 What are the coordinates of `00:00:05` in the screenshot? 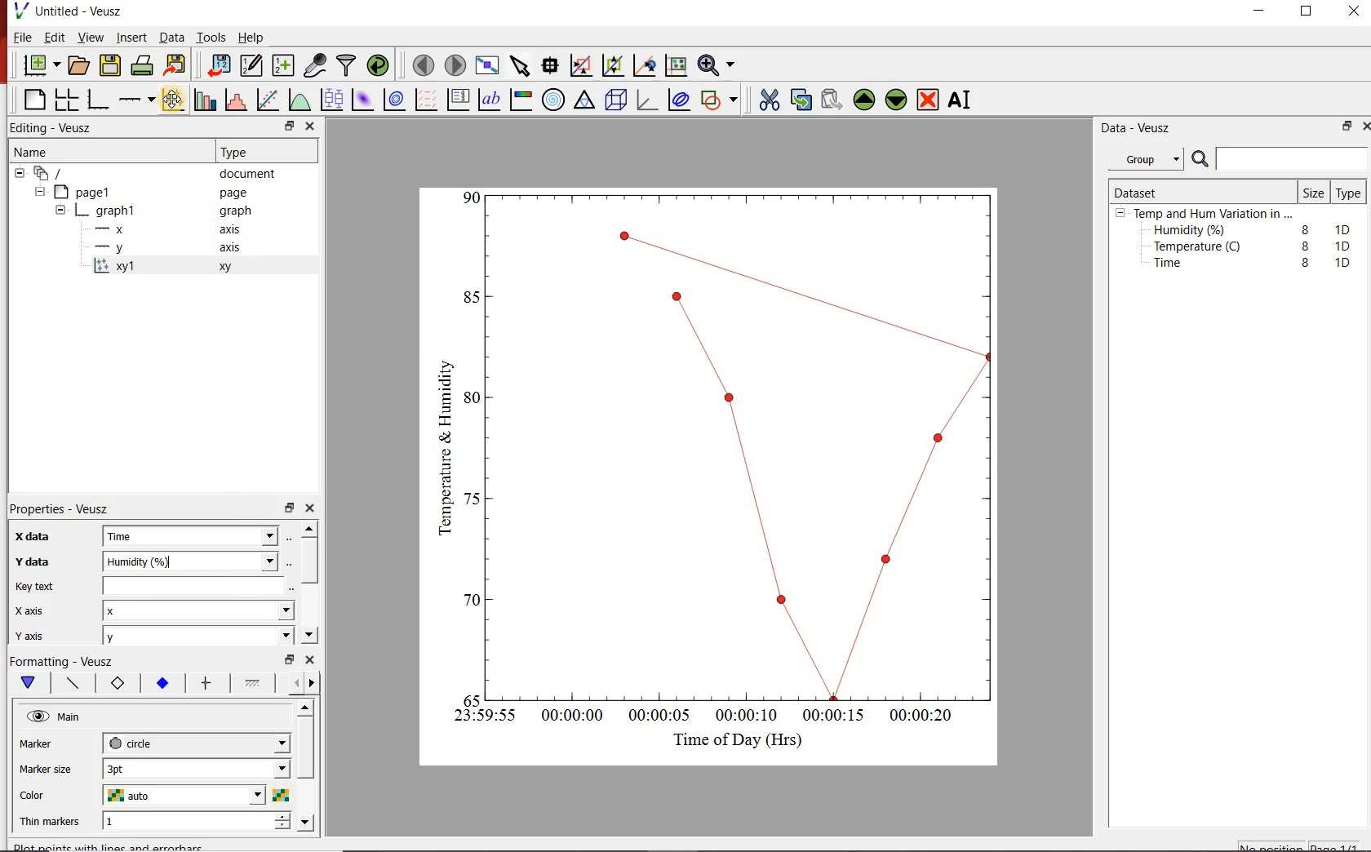 It's located at (654, 719).